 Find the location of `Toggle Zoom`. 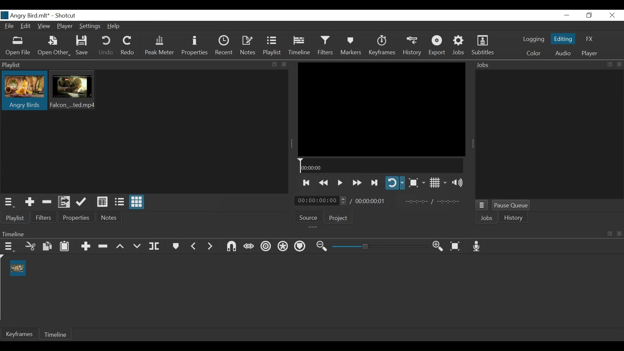

Toggle Zoom is located at coordinates (417, 183).